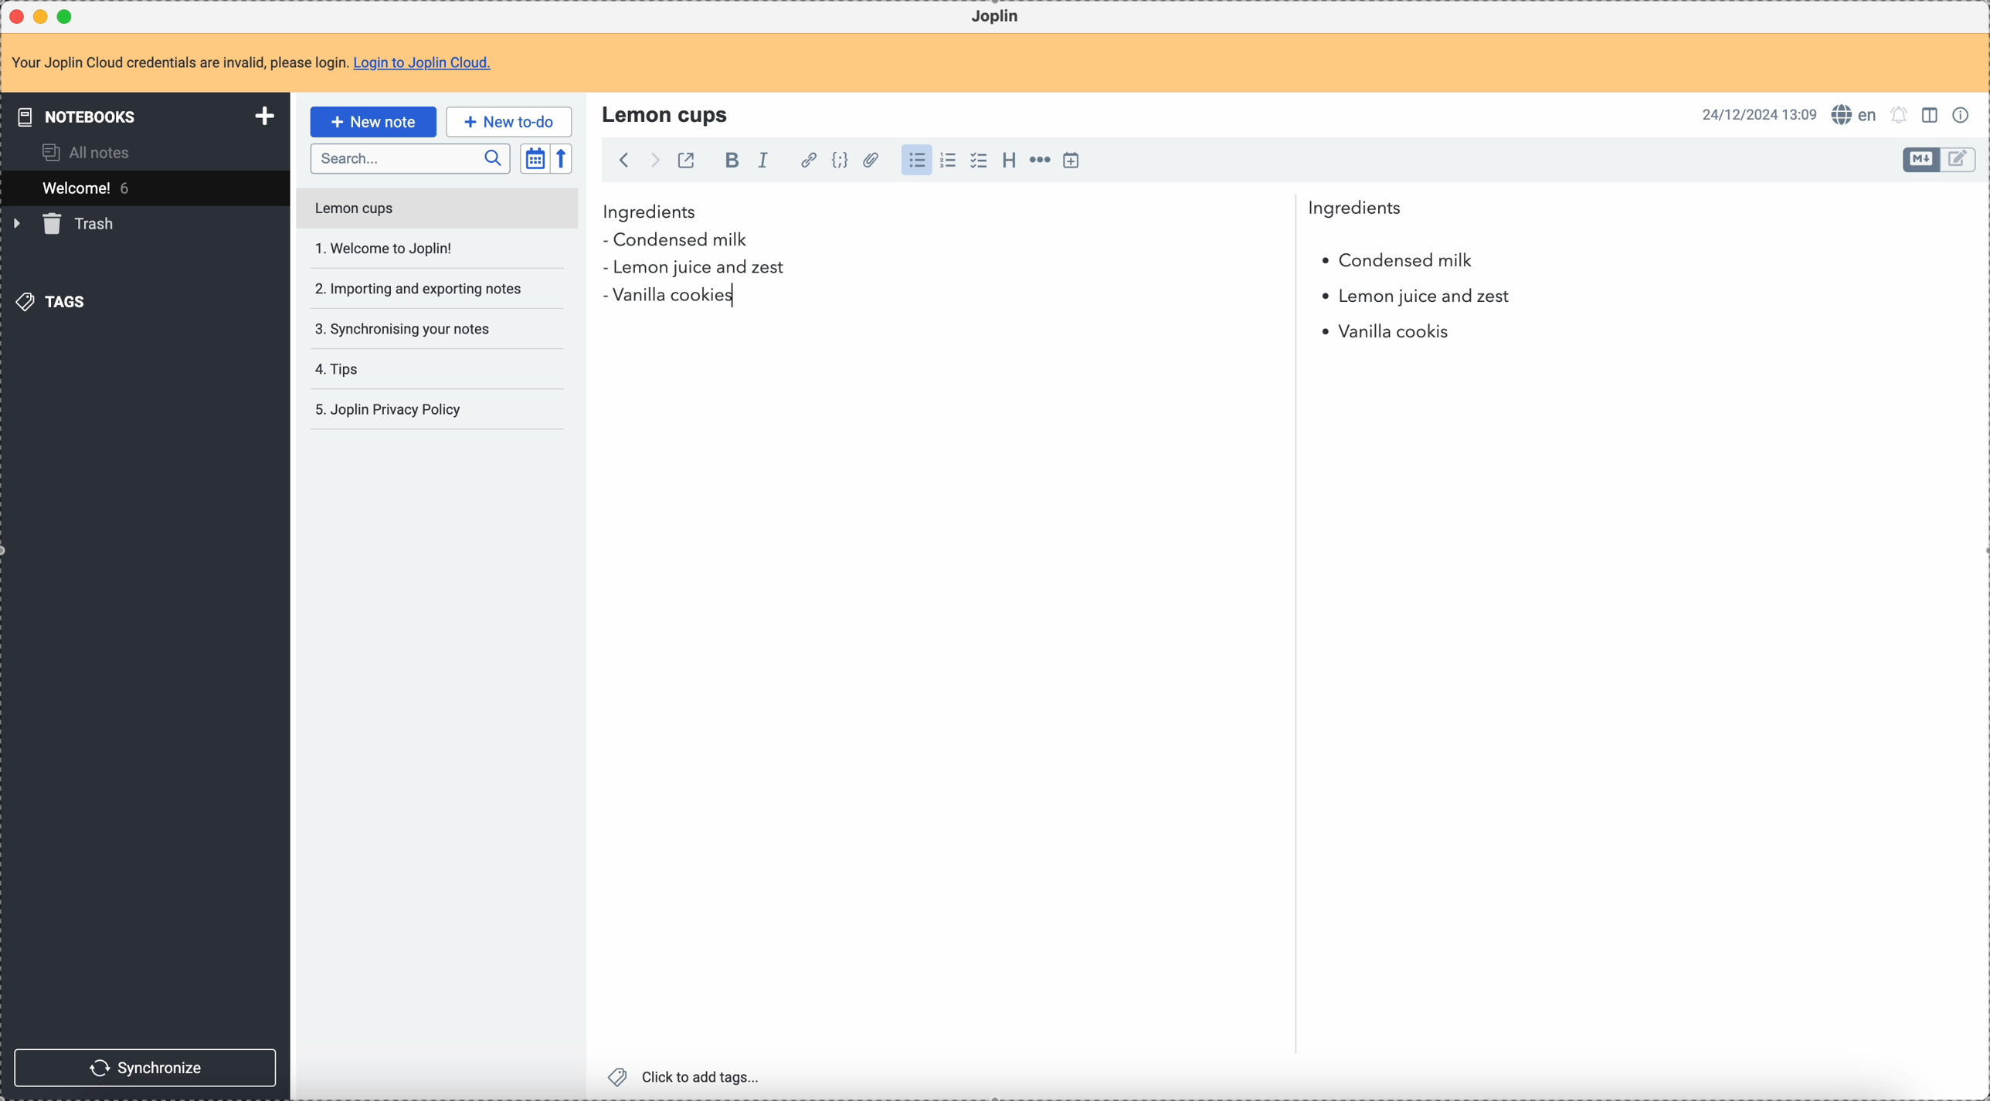 The width and height of the screenshot is (1990, 1101). I want to click on condensed milk, so click(1396, 261).